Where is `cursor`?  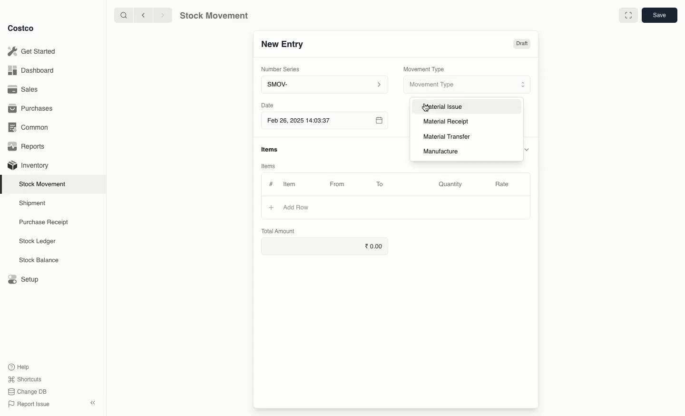 cursor is located at coordinates (426, 109).